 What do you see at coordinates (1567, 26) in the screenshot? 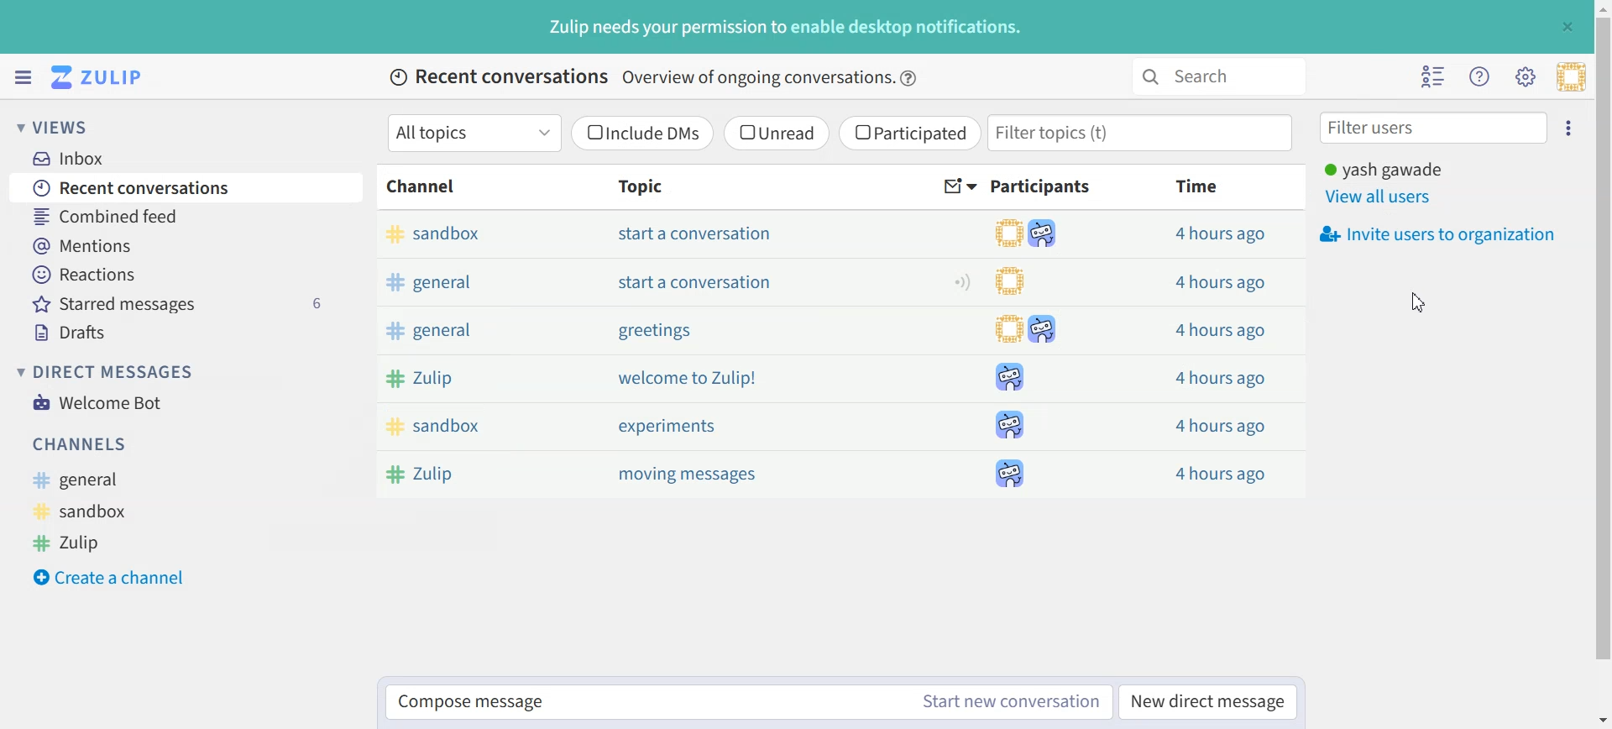
I see `Close` at bounding box center [1567, 26].